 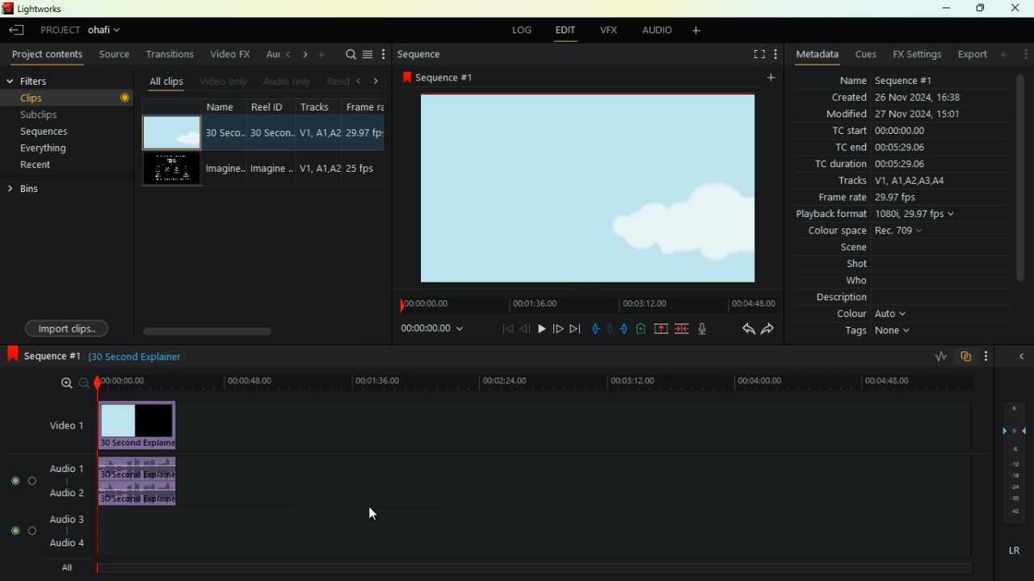 What do you see at coordinates (66, 97) in the screenshot?
I see `clips` at bounding box center [66, 97].